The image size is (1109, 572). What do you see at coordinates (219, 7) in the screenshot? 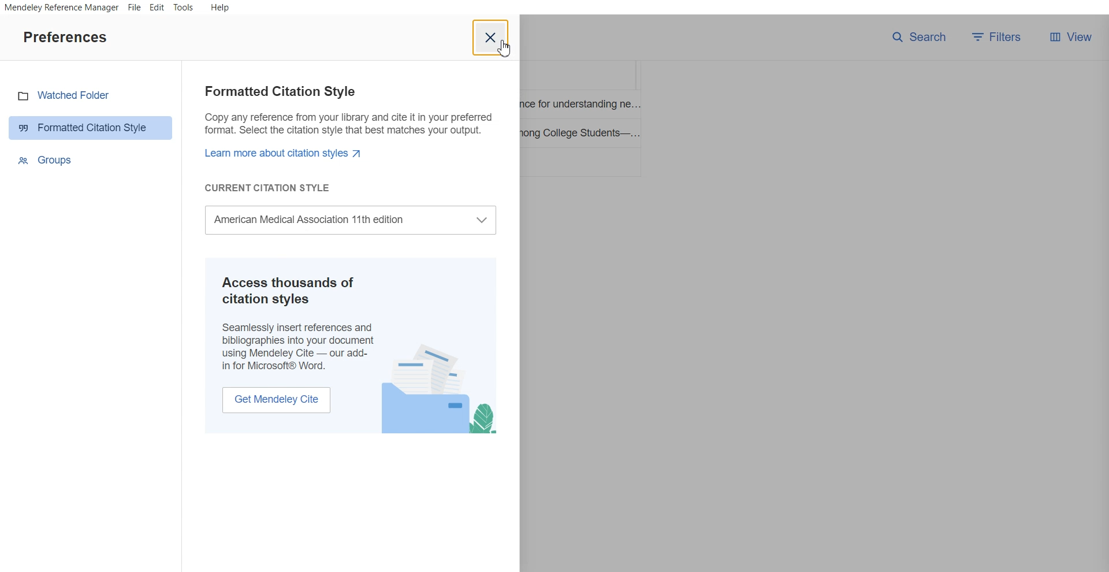
I see `Help` at bounding box center [219, 7].